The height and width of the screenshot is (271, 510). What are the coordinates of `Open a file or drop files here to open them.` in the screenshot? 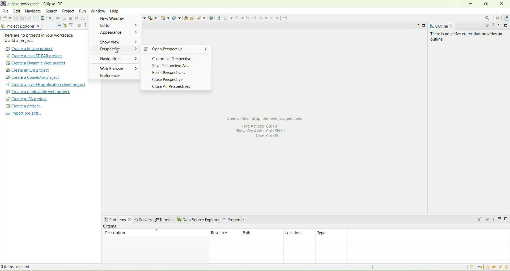 It's located at (267, 118).